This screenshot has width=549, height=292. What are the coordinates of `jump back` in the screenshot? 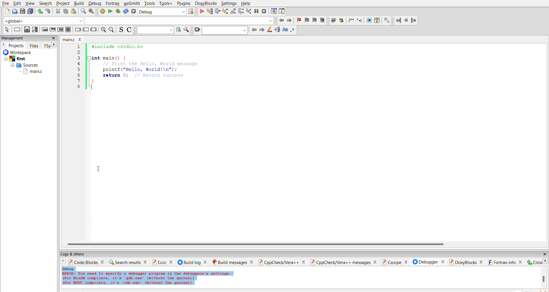 It's located at (282, 21).